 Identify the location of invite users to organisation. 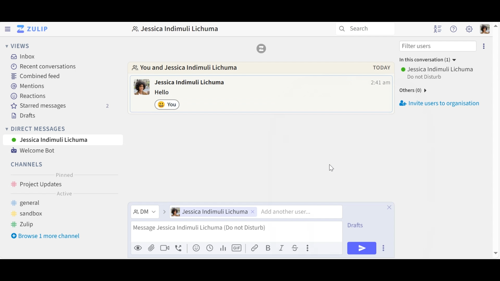
(444, 104).